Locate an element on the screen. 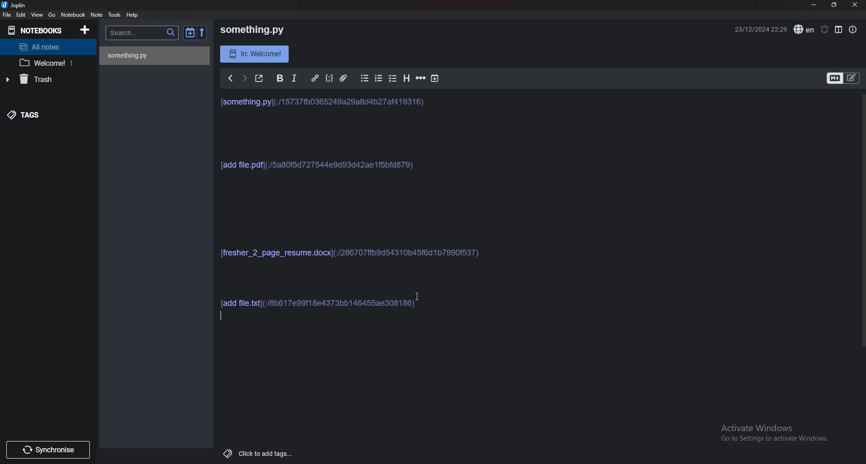 The width and height of the screenshot is (866, 464). joplin is located at coordinates (21, 5).